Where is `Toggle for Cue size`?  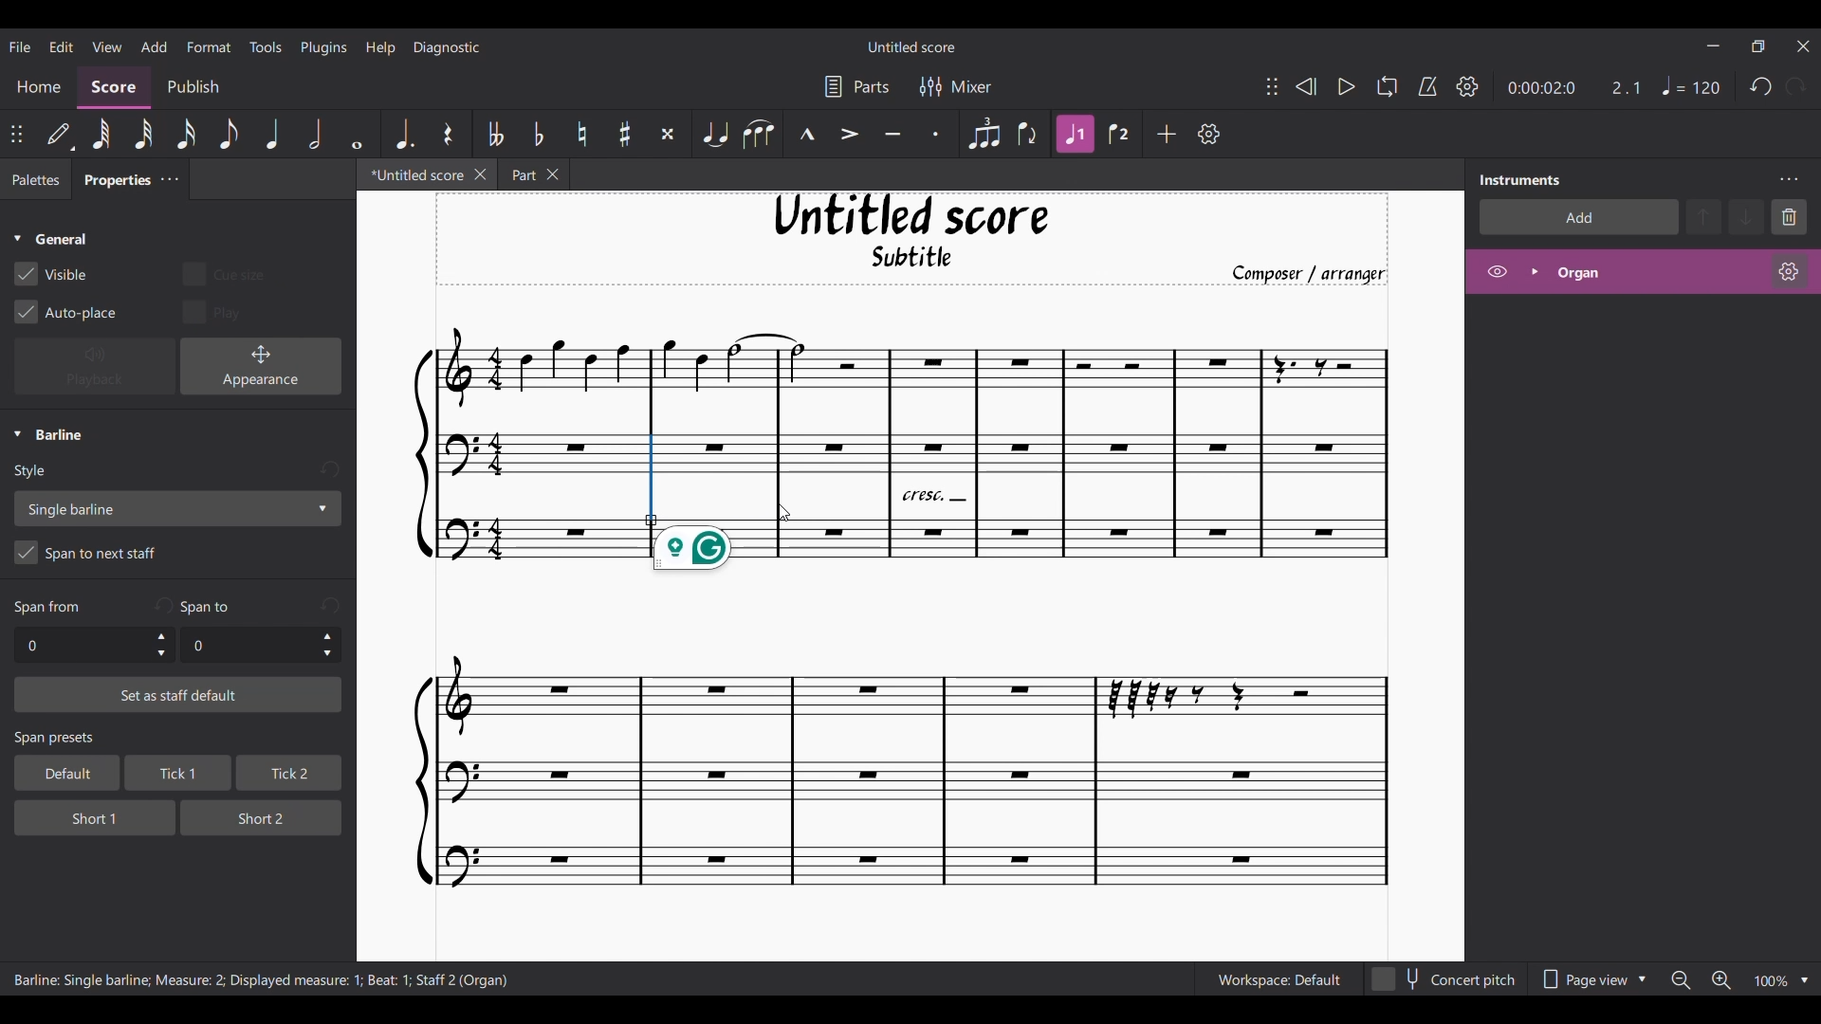 Toggle for Cue size is located at coordinates (223, 273).